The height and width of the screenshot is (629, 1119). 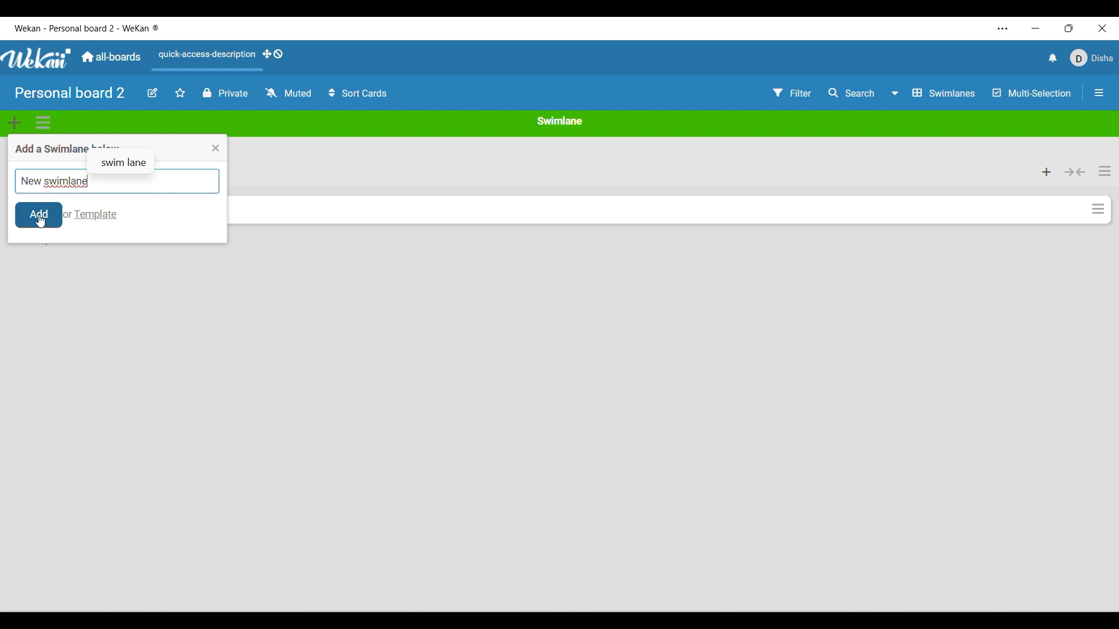 I want to click on Close settings, so click(x=216, y=149).